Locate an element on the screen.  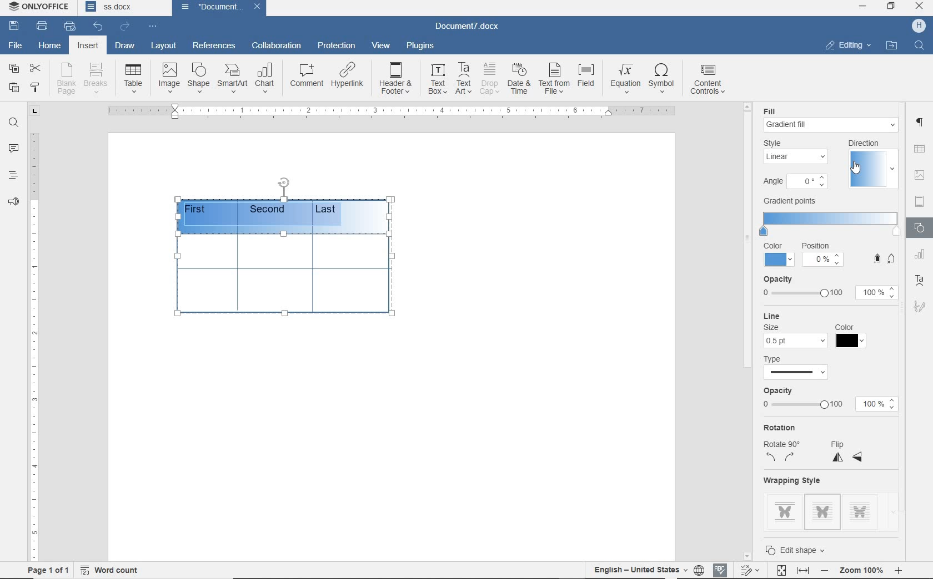
wrapping style is located at coordinates (799, 482).